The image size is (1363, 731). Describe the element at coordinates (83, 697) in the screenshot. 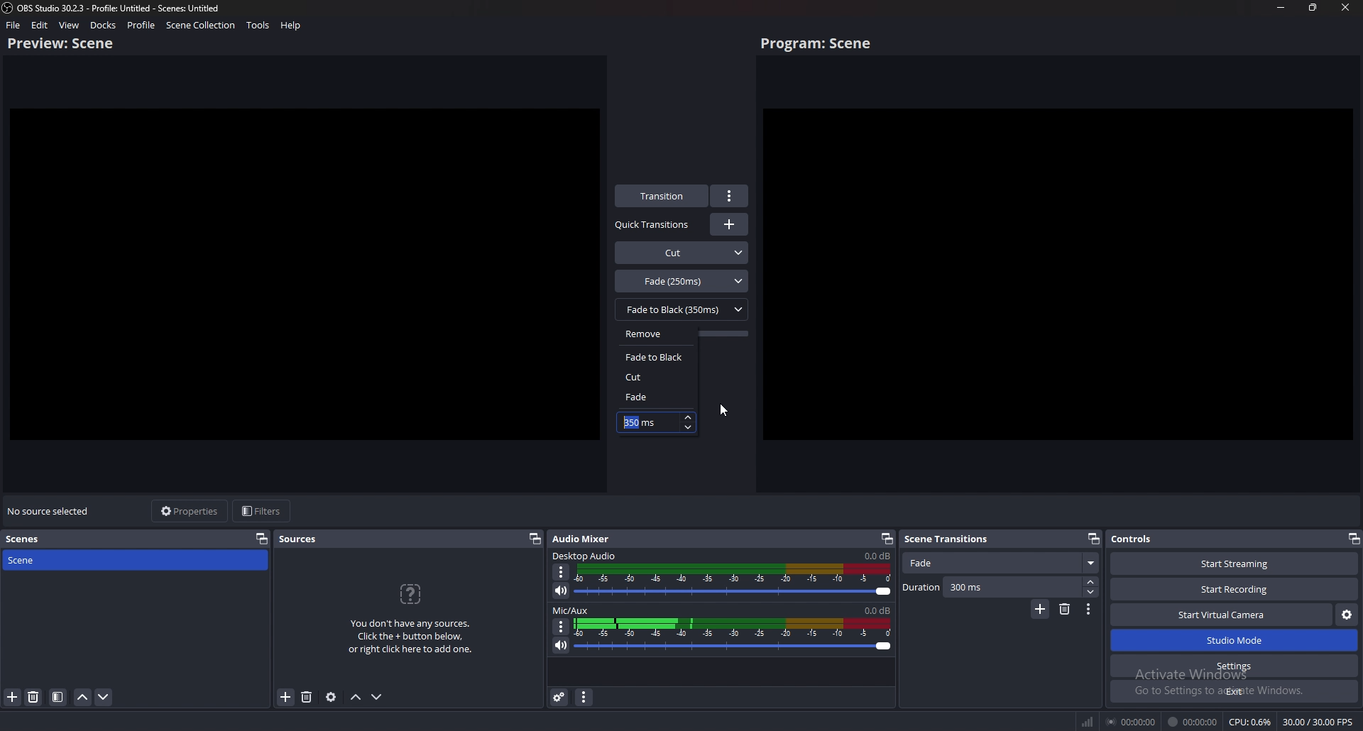

I see `move scene up` at that location.